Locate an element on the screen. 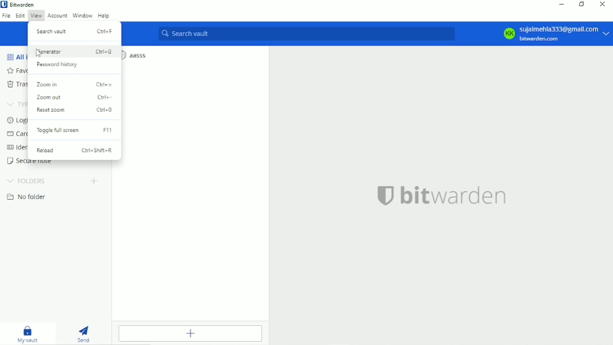 This screenshot has width=613, height=345. Restore down is located at coordinates (582, 5).